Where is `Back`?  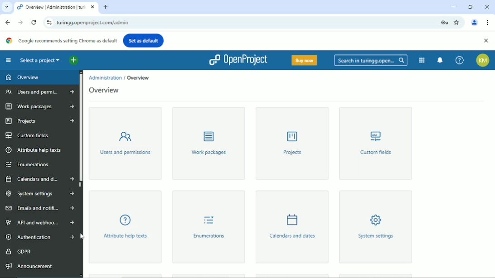
Back is located at coordinates (8, 22).